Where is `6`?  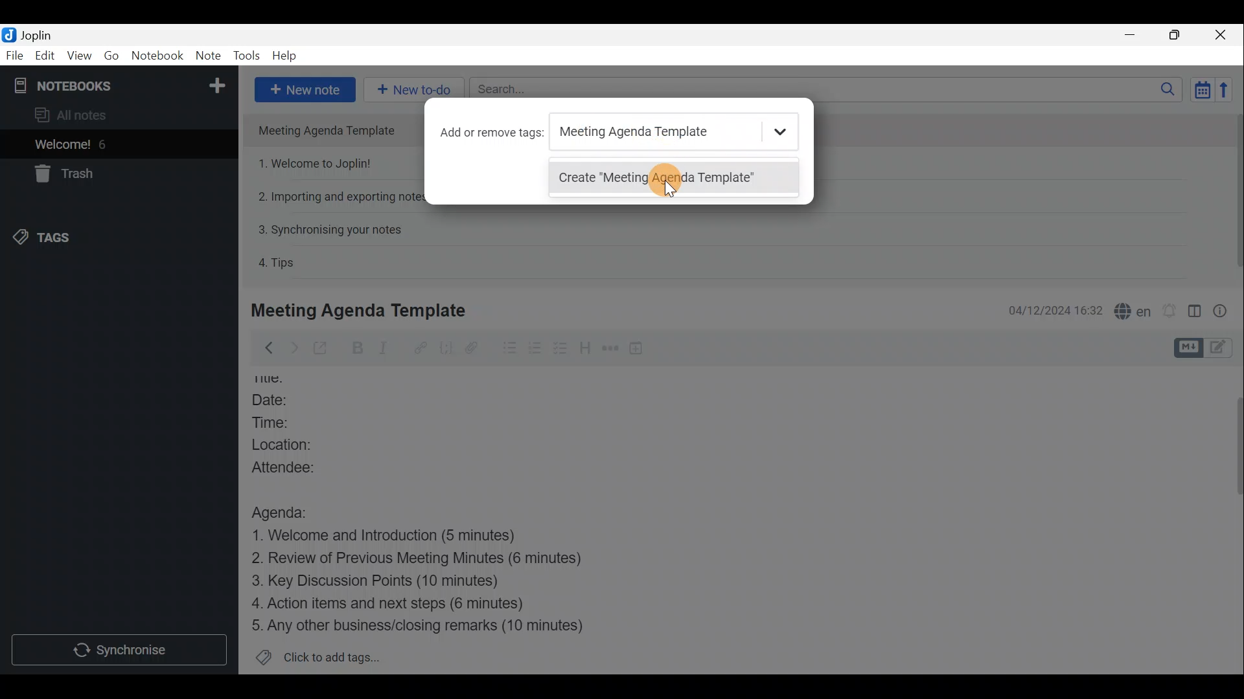 6 is located at coordinates (106, 144).